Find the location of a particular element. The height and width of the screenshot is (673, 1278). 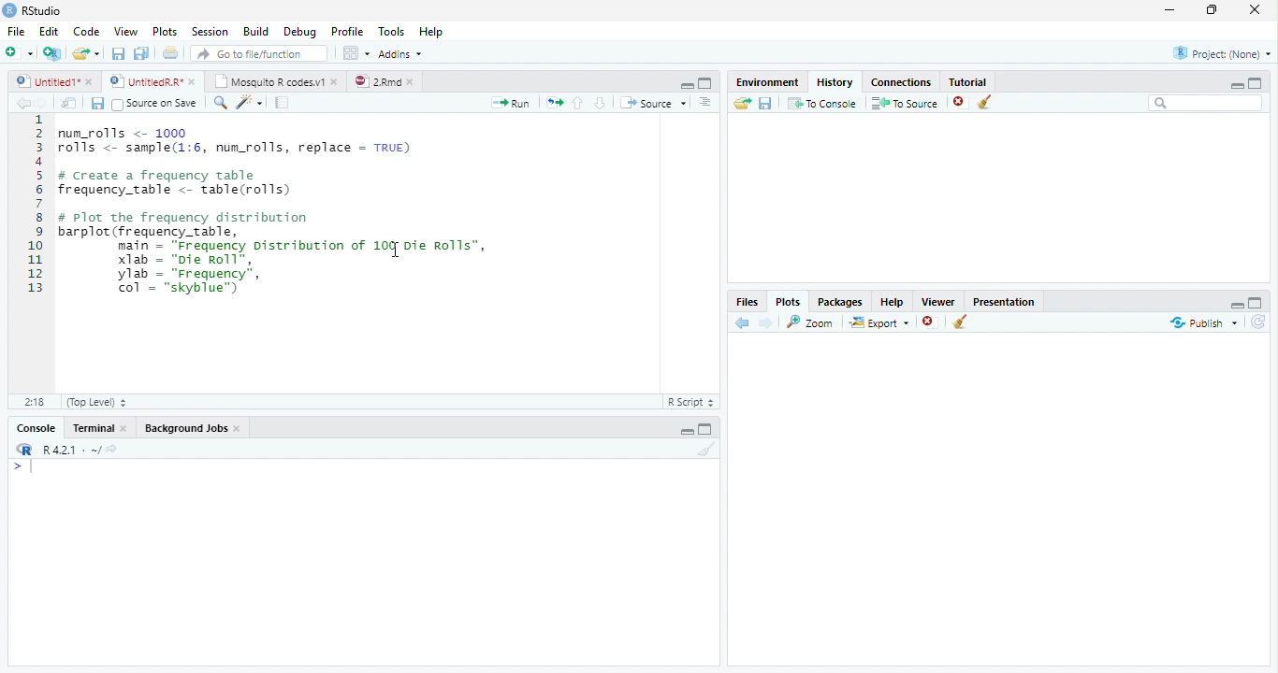

Export is located at coordinates (879, 323).